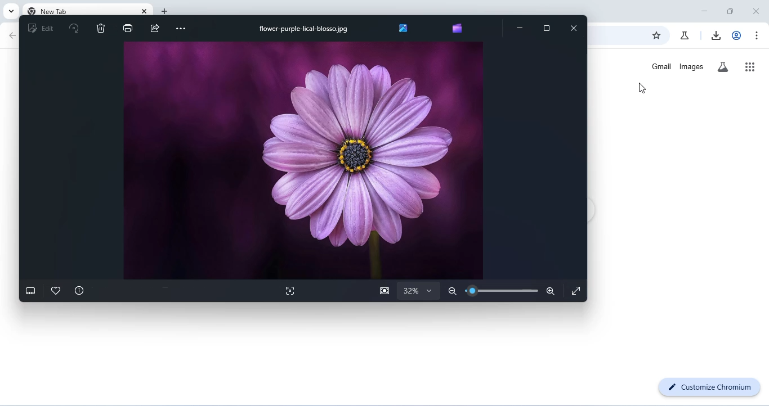 The image size is (769, 406). What do you see at coordinates (157, 29) in the screenshot?
I see `share` at bounding box center [157, 29].